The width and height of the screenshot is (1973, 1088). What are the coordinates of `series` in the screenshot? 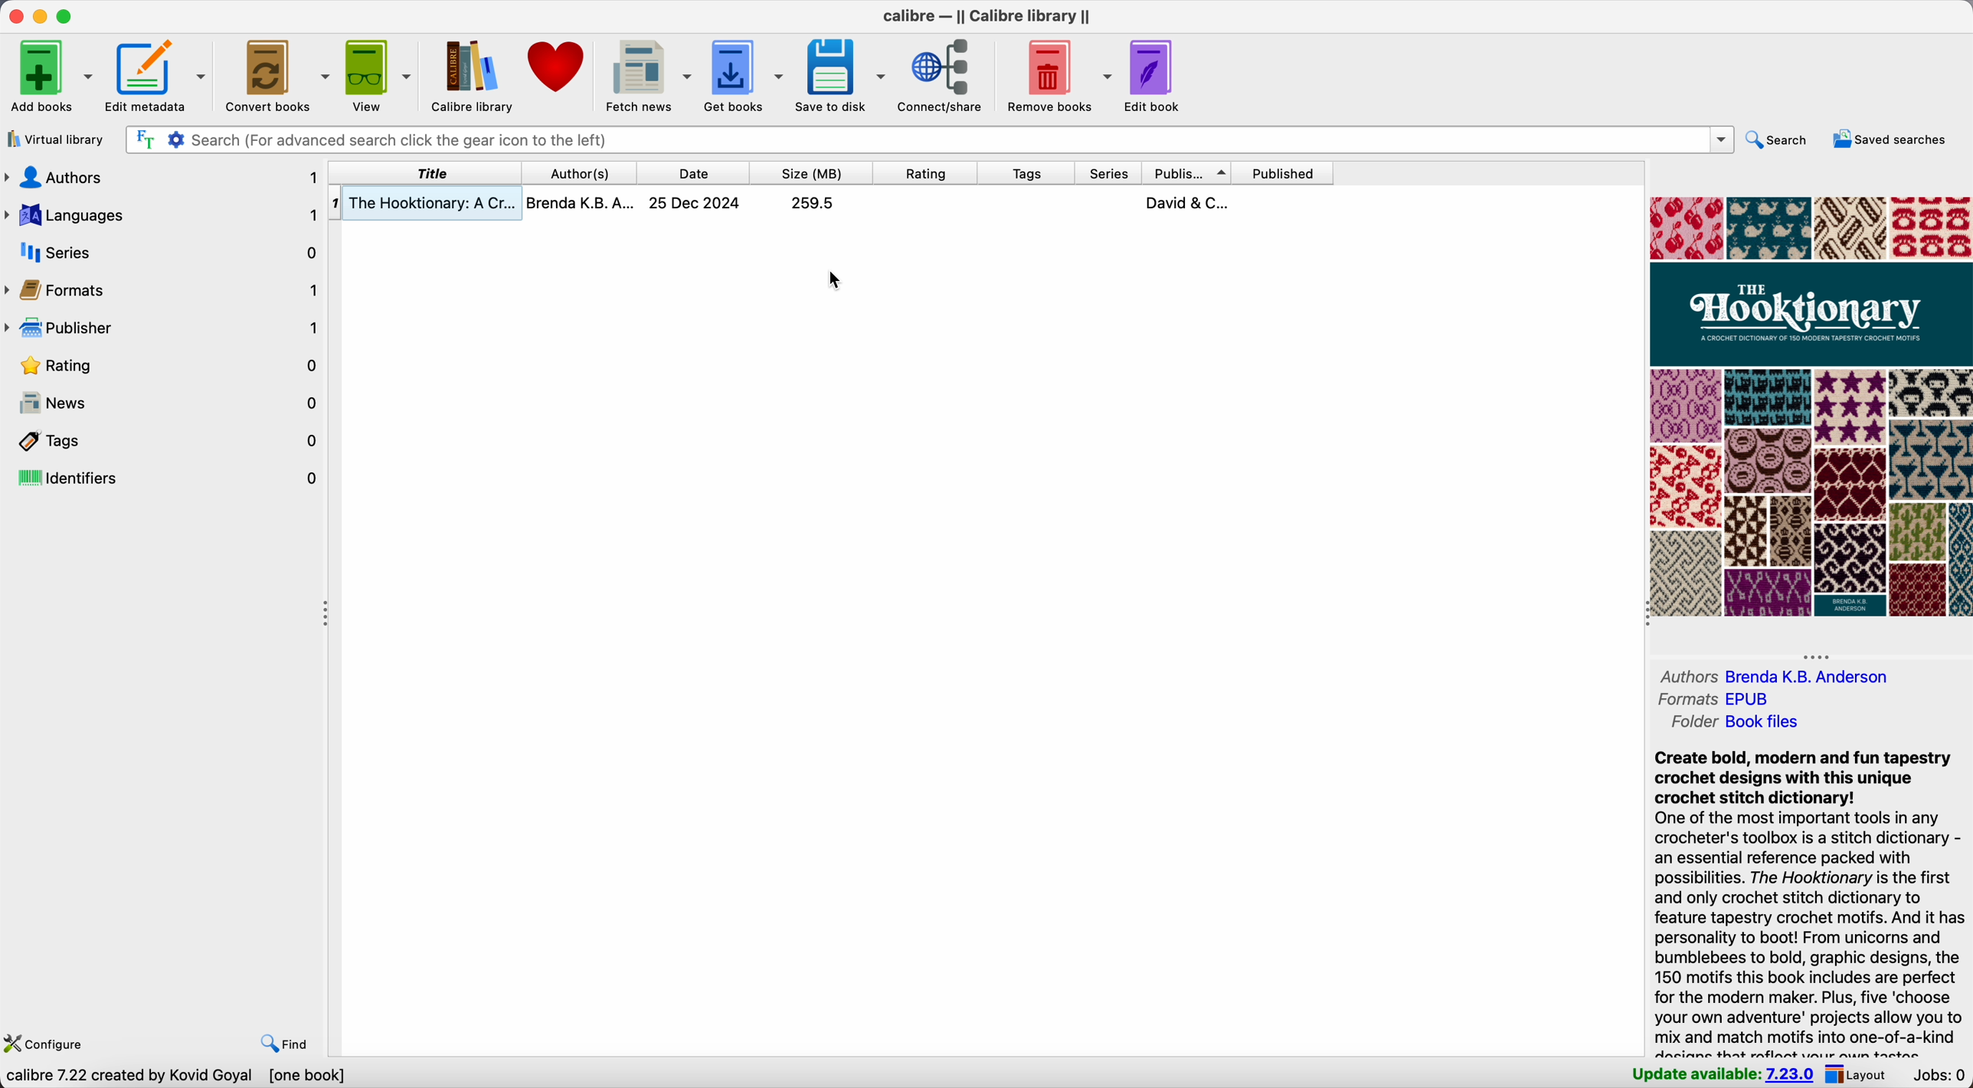 It's located at (1111, 172).